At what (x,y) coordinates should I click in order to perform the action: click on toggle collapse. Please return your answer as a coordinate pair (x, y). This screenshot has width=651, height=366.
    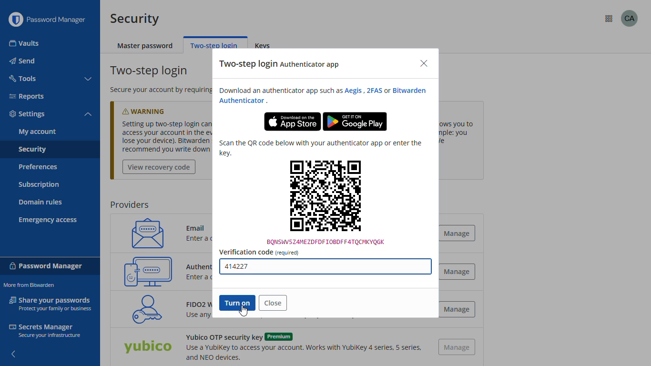
    Looking at the image, I should click on (89, 79).